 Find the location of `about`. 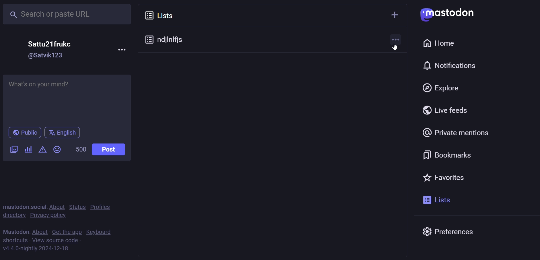

about is located at coordinates (40, 231).